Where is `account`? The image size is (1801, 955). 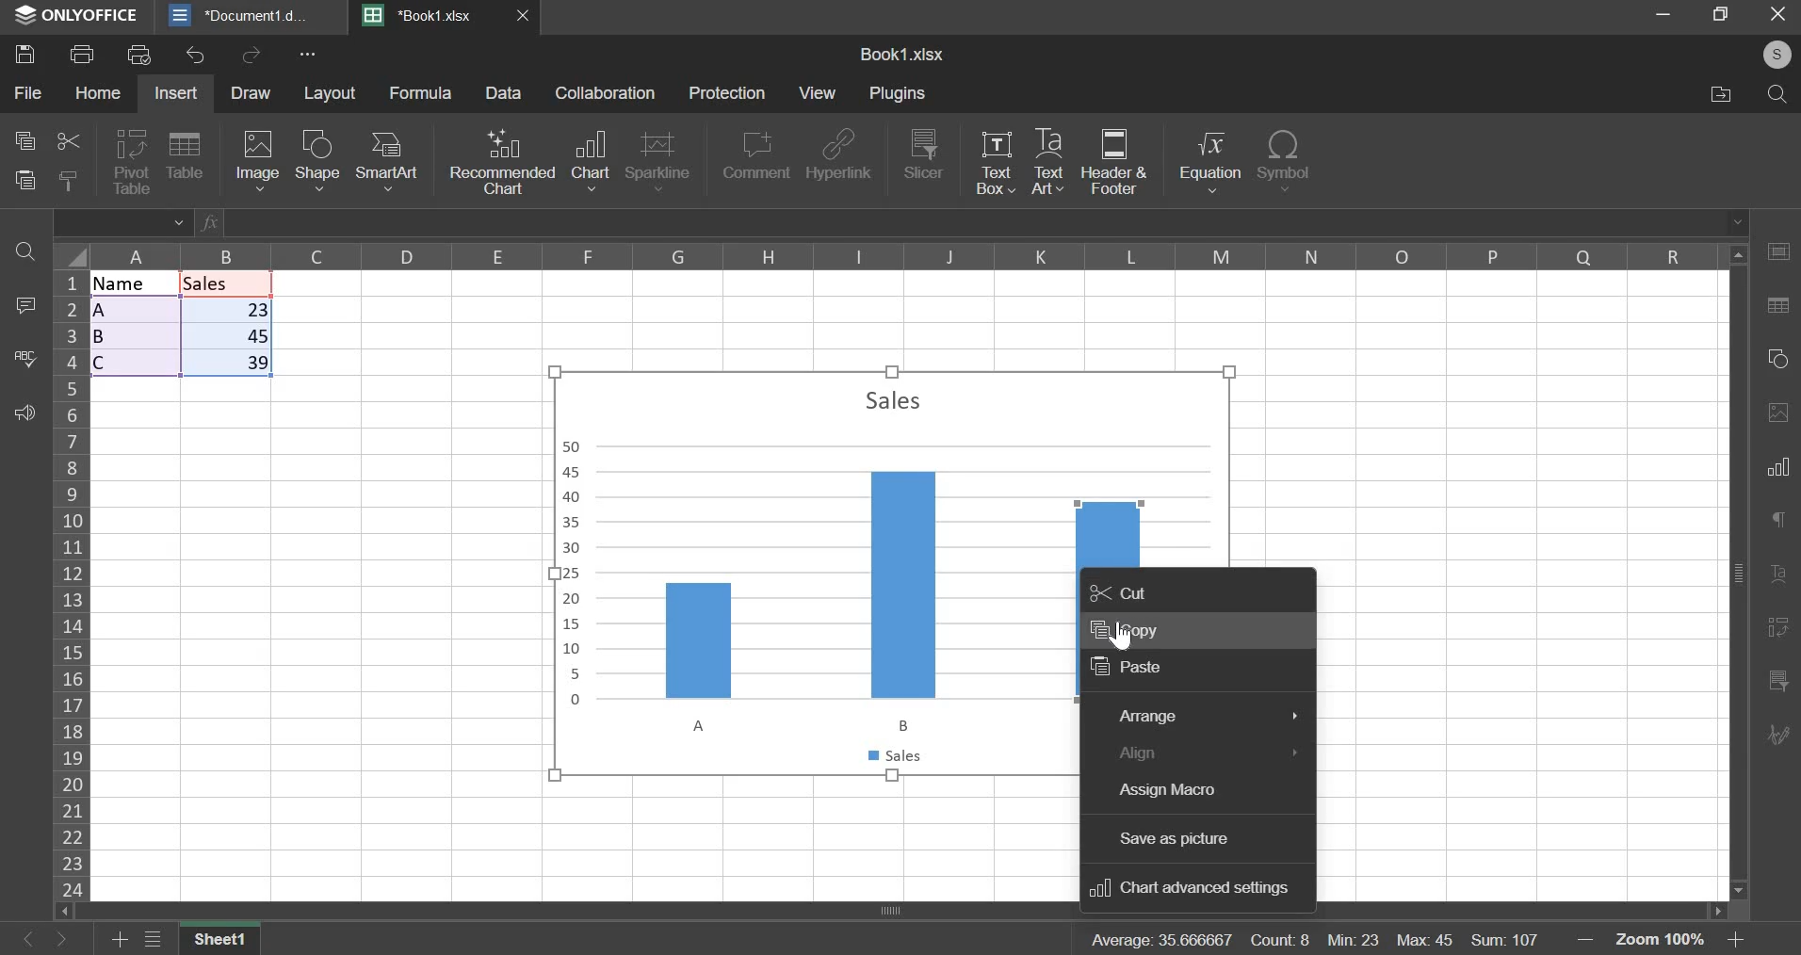 account is located at coordinates (1773, 59).